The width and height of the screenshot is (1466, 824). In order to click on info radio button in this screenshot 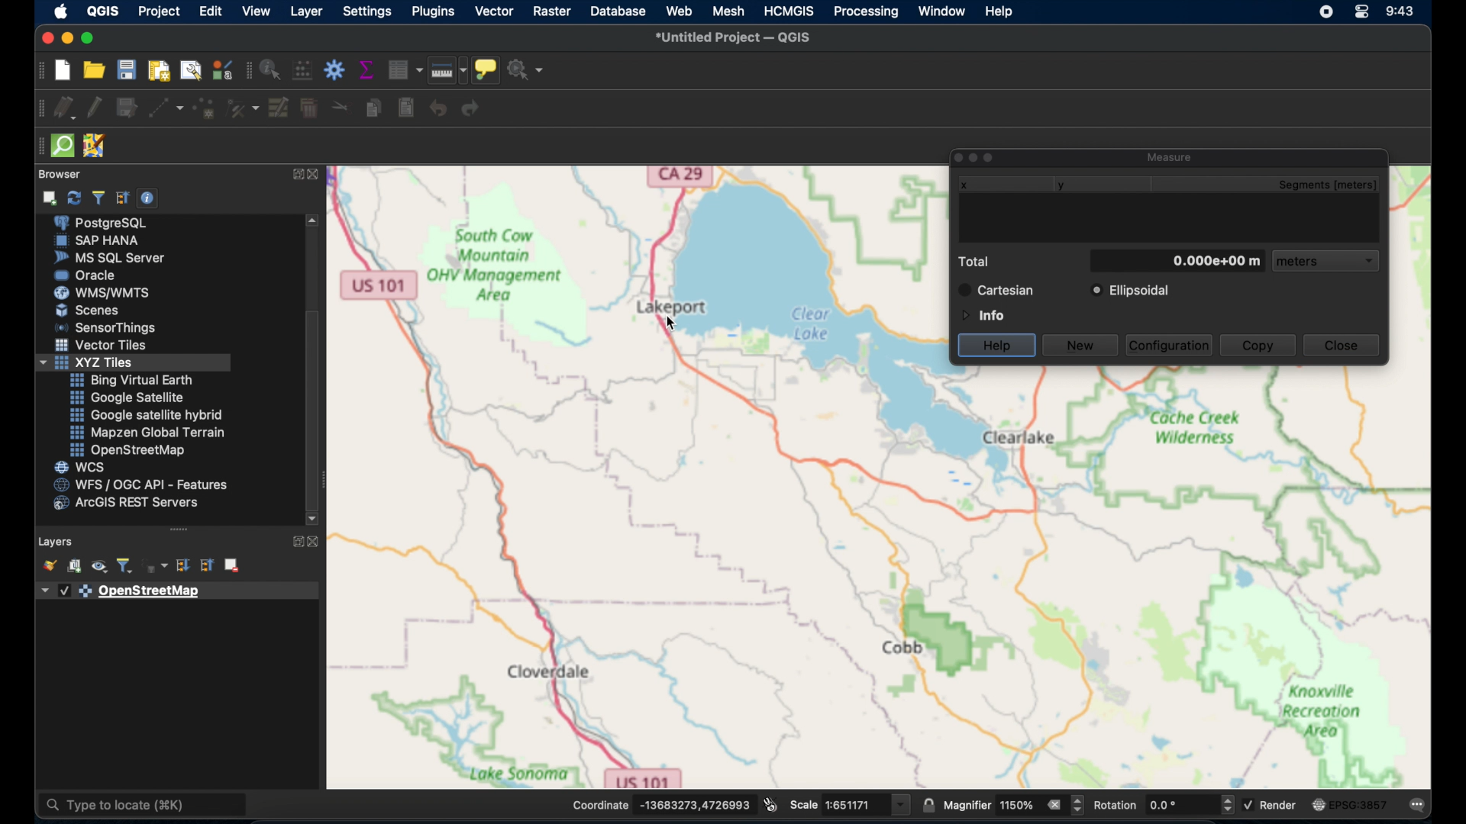, I will do `click(981, 314)`.